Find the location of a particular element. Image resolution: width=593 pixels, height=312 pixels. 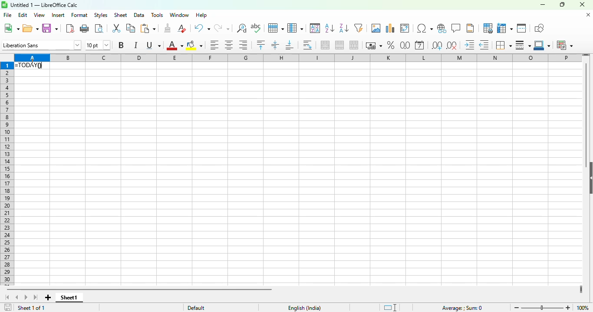

zoom out is located at coordinates (517, 308).